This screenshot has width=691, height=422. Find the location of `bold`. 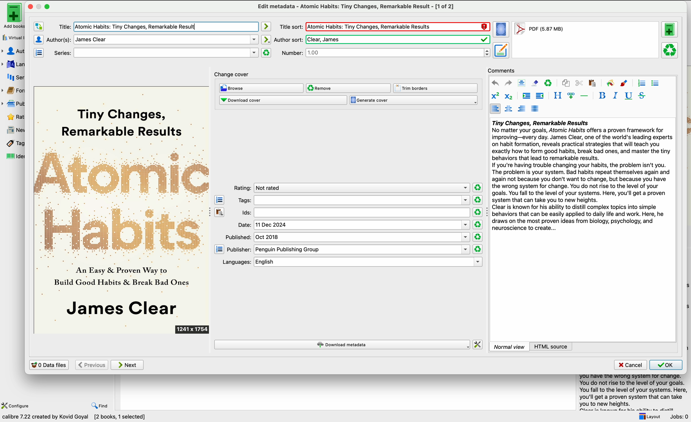

bold is located at coordinates (602, 95).